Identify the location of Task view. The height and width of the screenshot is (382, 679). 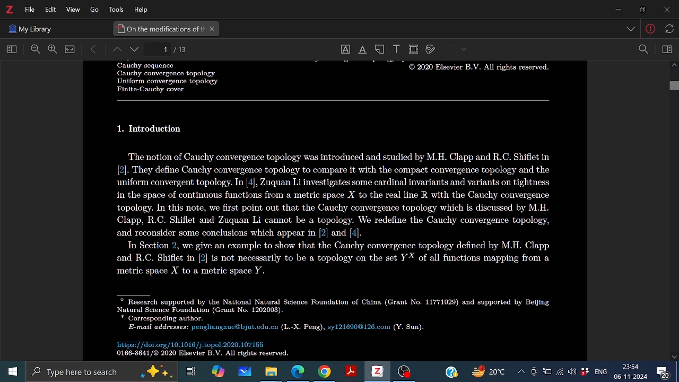
(191, 371).